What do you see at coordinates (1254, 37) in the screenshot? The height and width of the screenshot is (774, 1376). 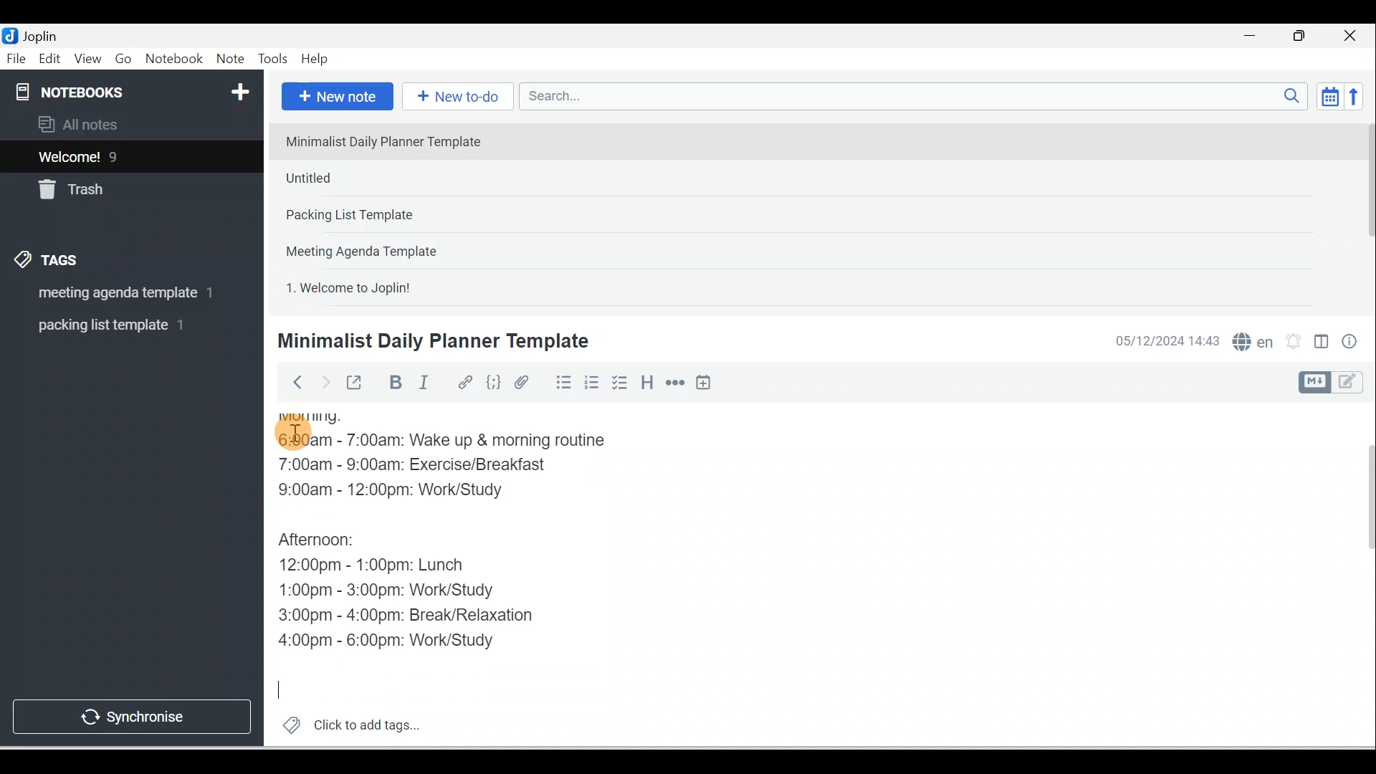 I see `Minimise` at bounding box center [1254, 37].